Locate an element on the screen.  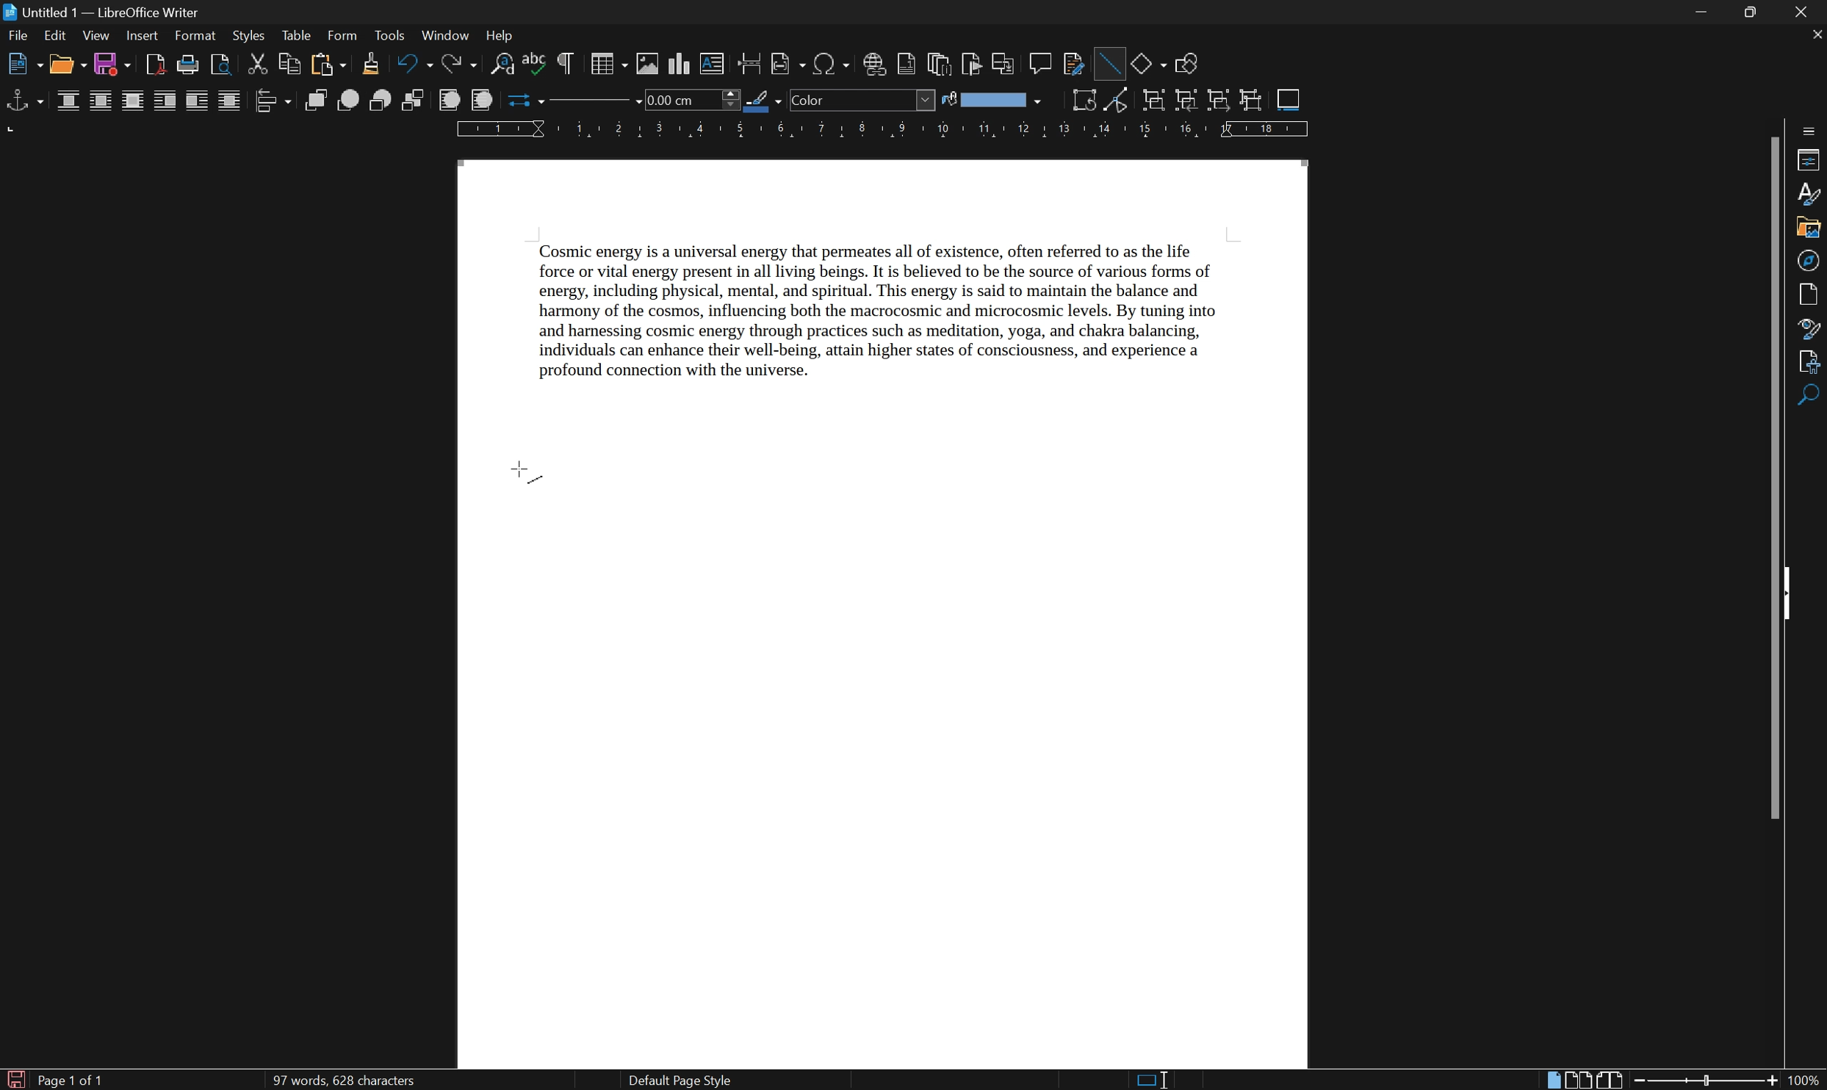
gallery is located at coordinates (1808, 229).